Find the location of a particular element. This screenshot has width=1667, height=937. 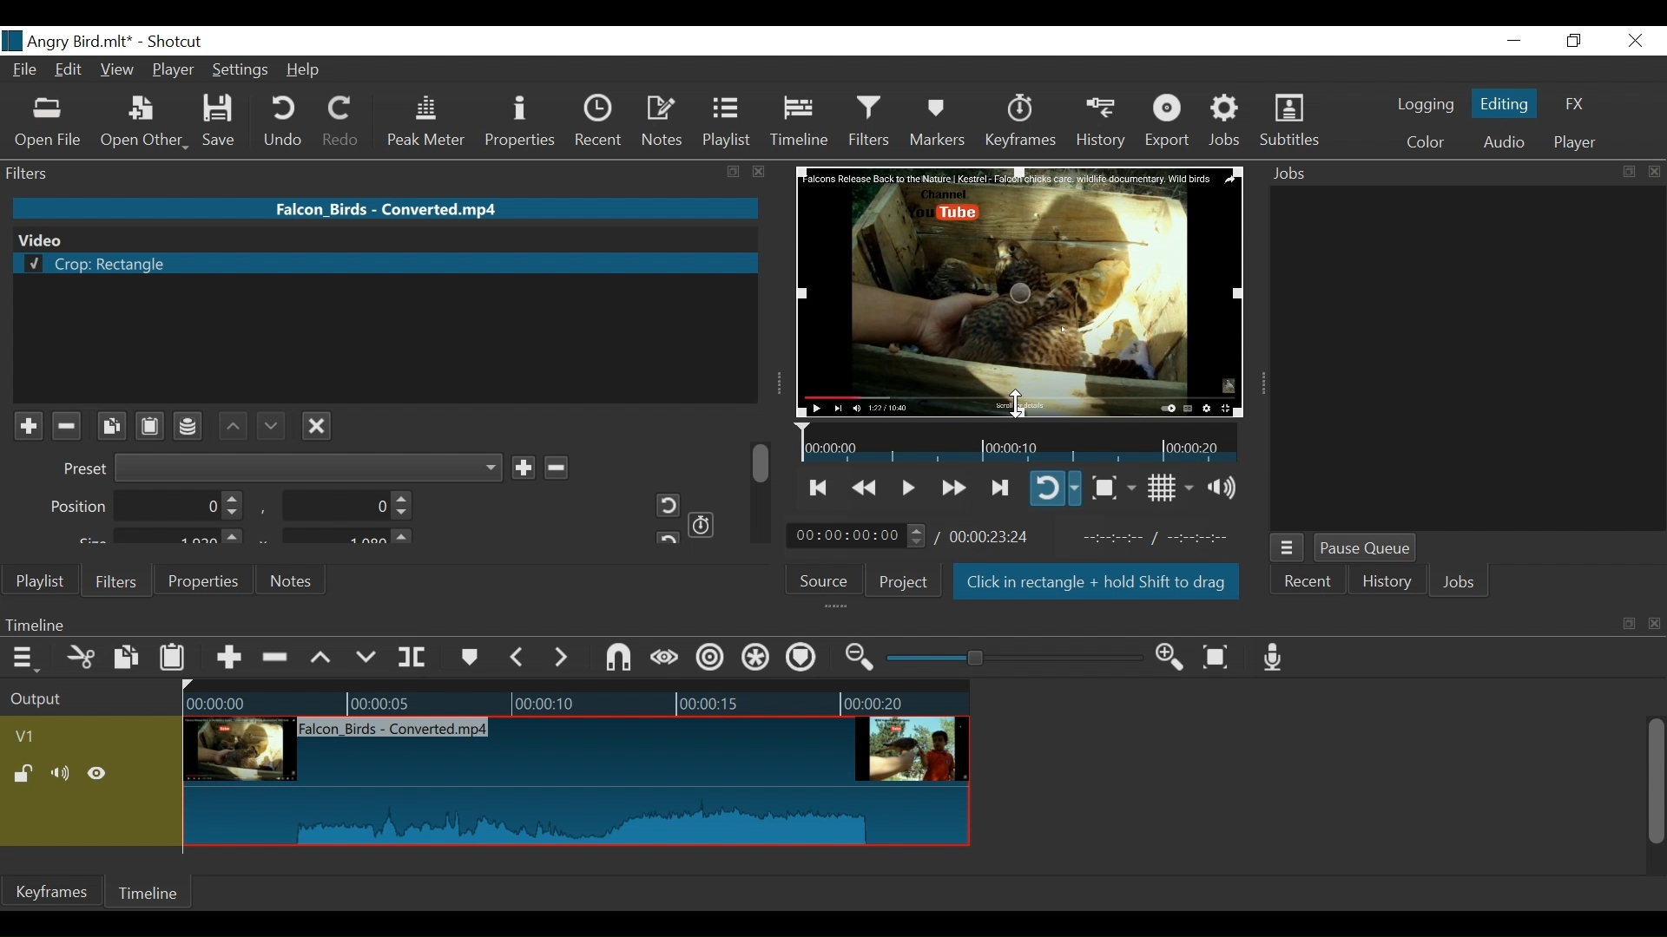

Zoom timeline in is located at coordinates (1175, 659).